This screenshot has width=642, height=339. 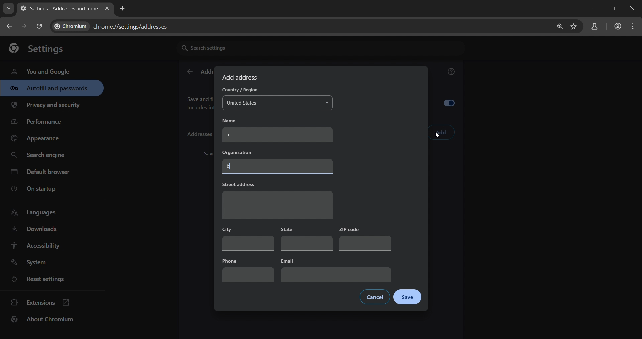 What do you see at coordinates (40, 71) in the screenshot?
I see `you and google ` at bounding box center [40, 71].